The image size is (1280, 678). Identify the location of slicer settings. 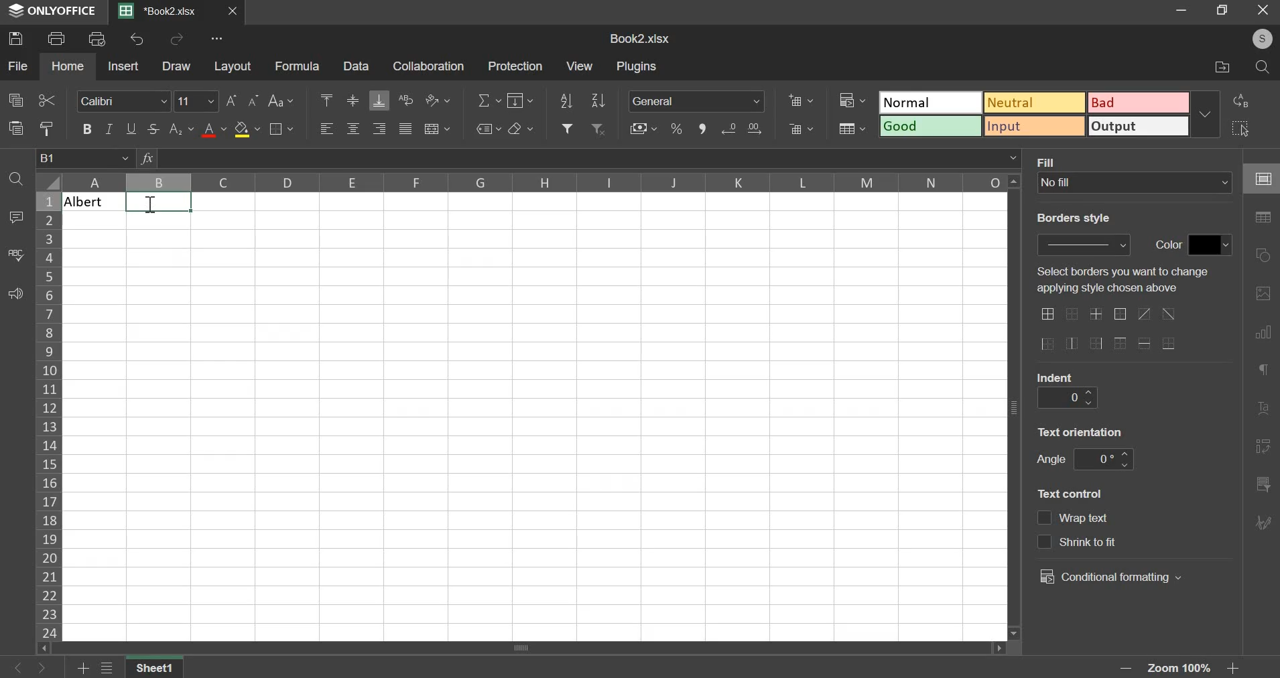
(1264, 482).